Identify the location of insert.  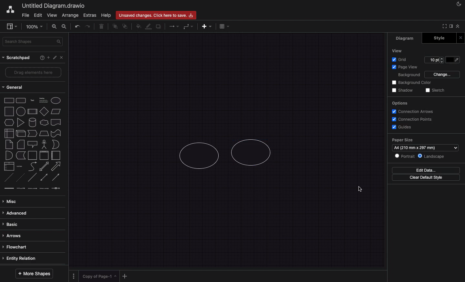
(207, 26).